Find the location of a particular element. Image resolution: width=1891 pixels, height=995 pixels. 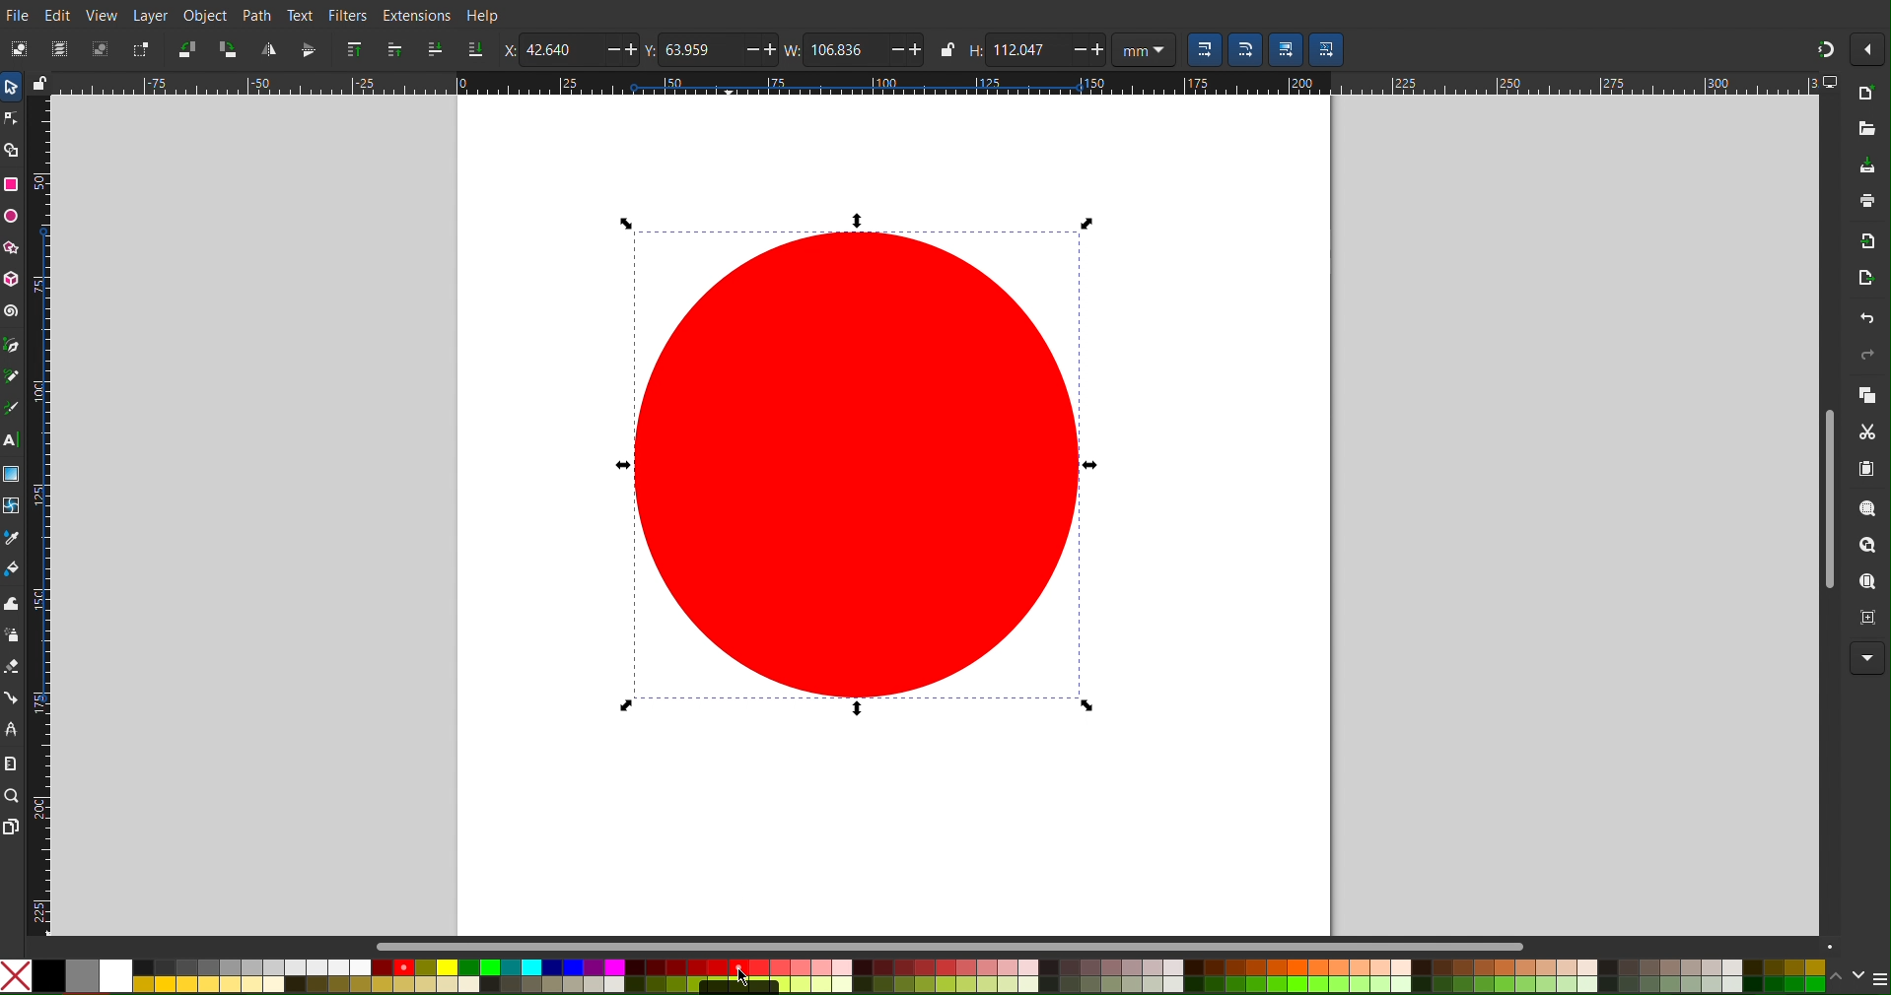

Extensions is located at coordinates (415, 14).